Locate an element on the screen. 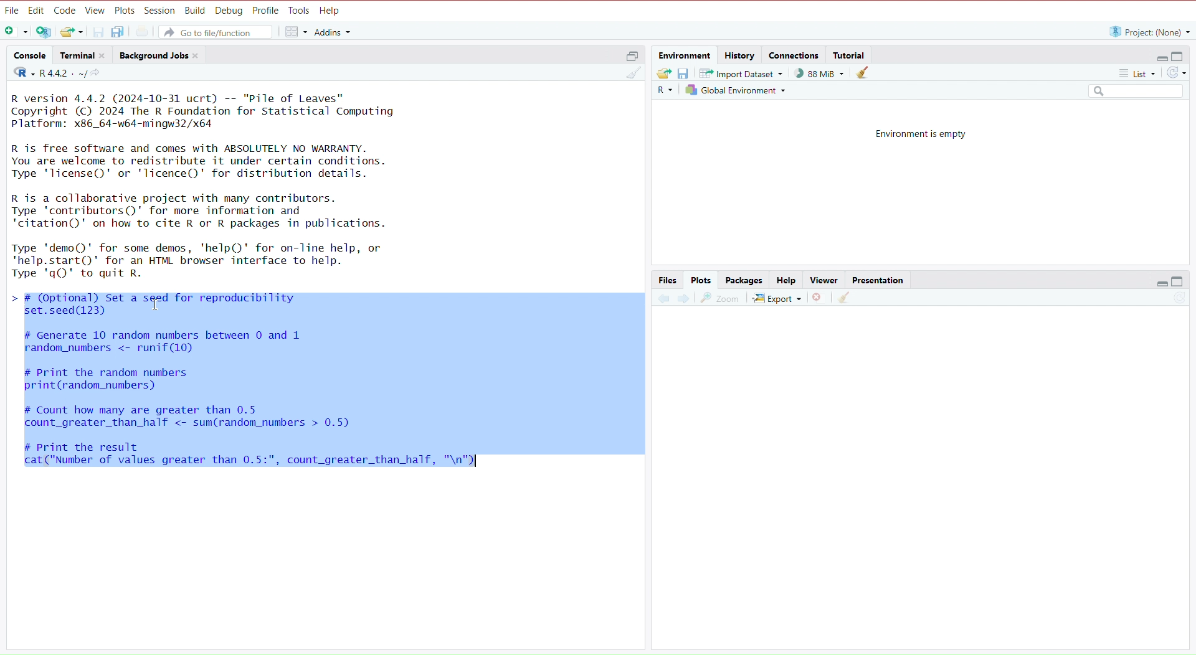 Image resolution: width=1196 pixels, height=655 pixels. Edit is located at coordinates (37, 9).